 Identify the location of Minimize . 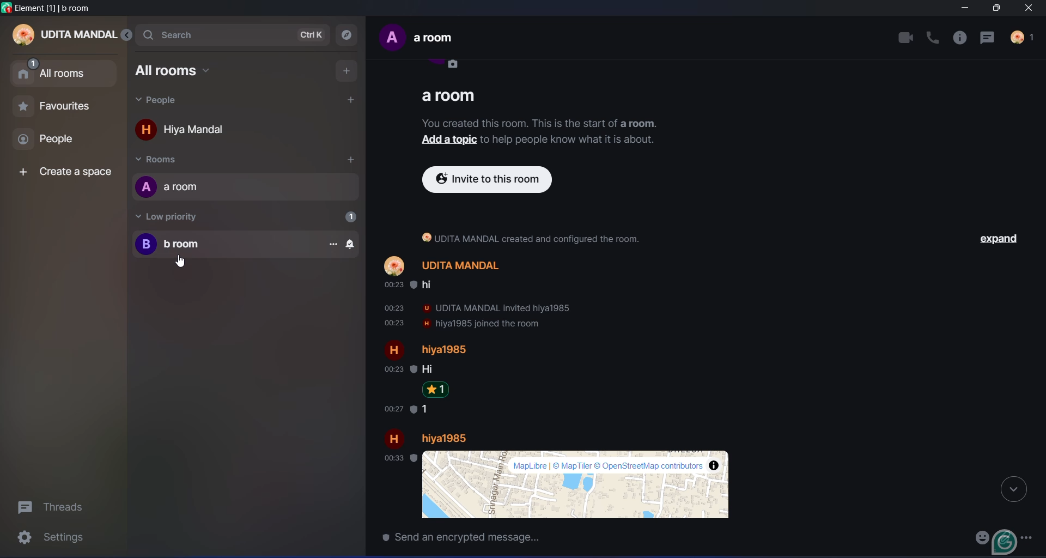
(963, 9).